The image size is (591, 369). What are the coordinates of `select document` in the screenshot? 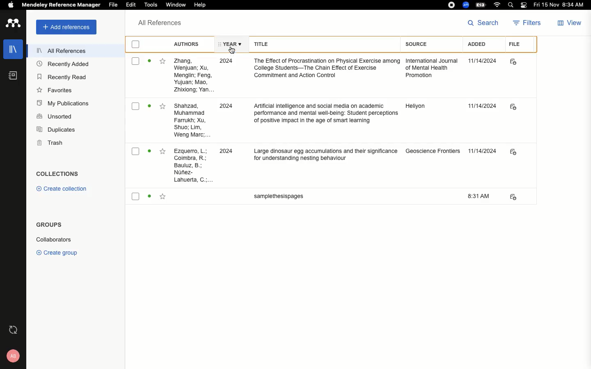 It's located at (136, 153).